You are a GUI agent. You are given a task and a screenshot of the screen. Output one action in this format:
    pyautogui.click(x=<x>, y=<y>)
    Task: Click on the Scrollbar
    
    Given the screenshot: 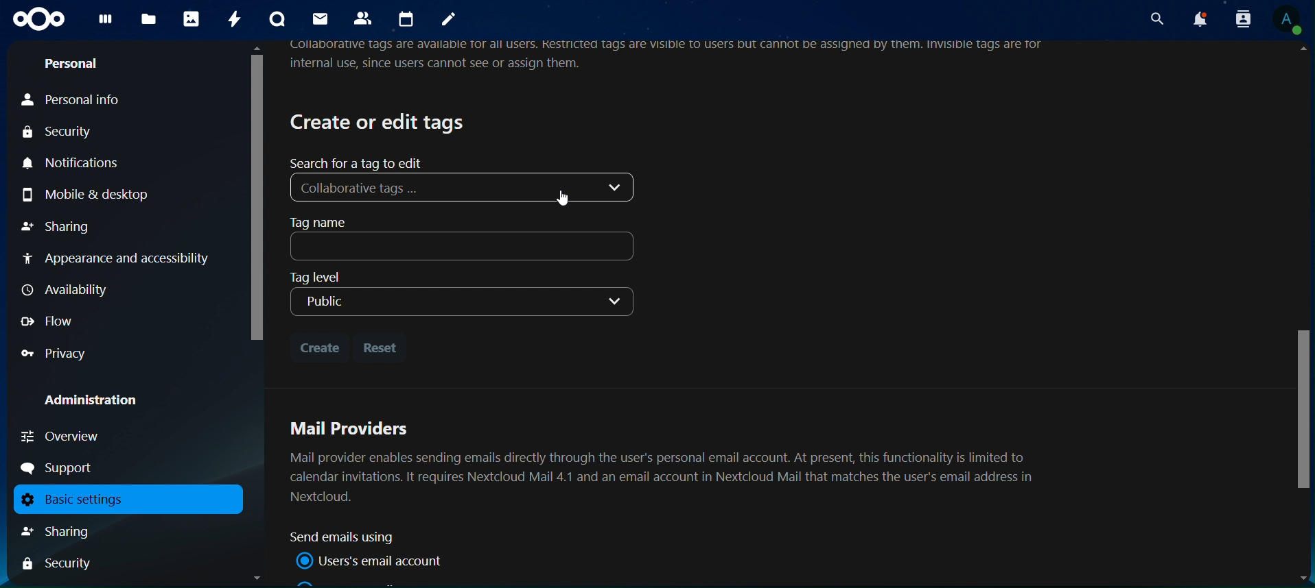 What is the action you would take?
    pyautogui.click(x=255, y=313)
    